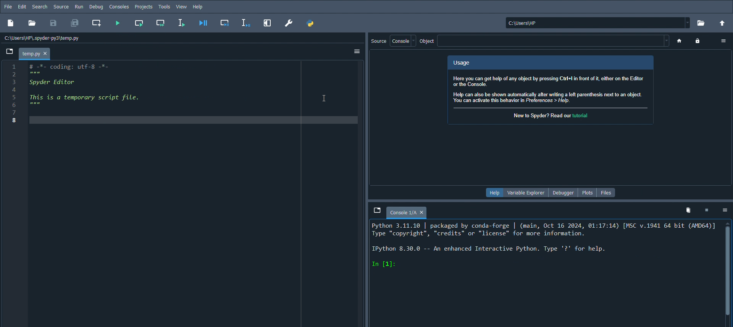 This screenshot has width=733, height=327. Describe the element at coordinates (552, 116) in the screenshot. I see `new to spyder ? read our tutorial` at that location.